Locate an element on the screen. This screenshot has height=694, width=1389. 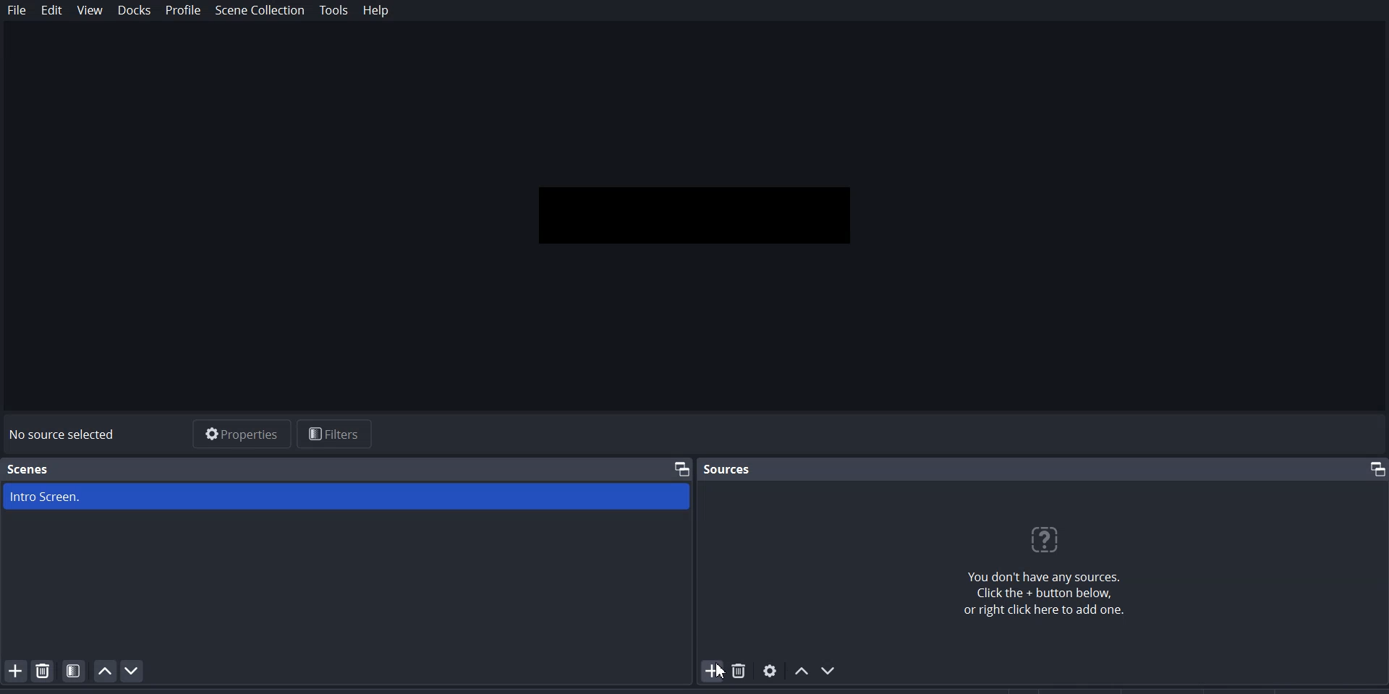
Maximize is located at coordinates (1372, 468).